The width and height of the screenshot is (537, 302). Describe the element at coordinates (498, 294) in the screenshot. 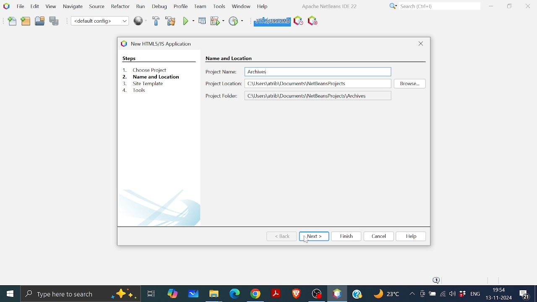

I see `Date and time` at that location.